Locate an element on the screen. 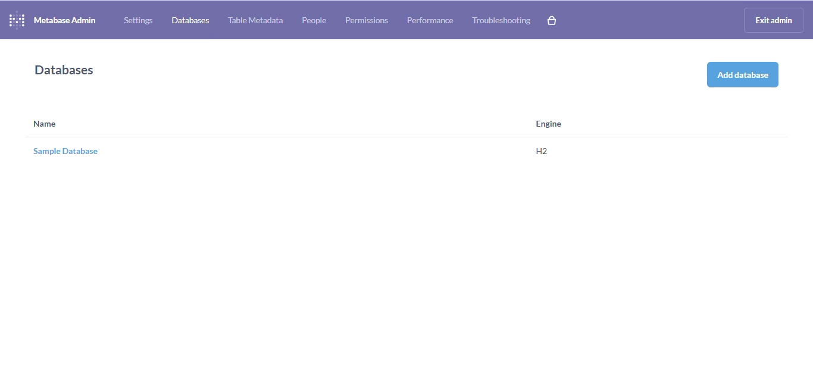 The width and height of the screenshot is (813, 377). explore paid features is located at coordinates (552, 21).